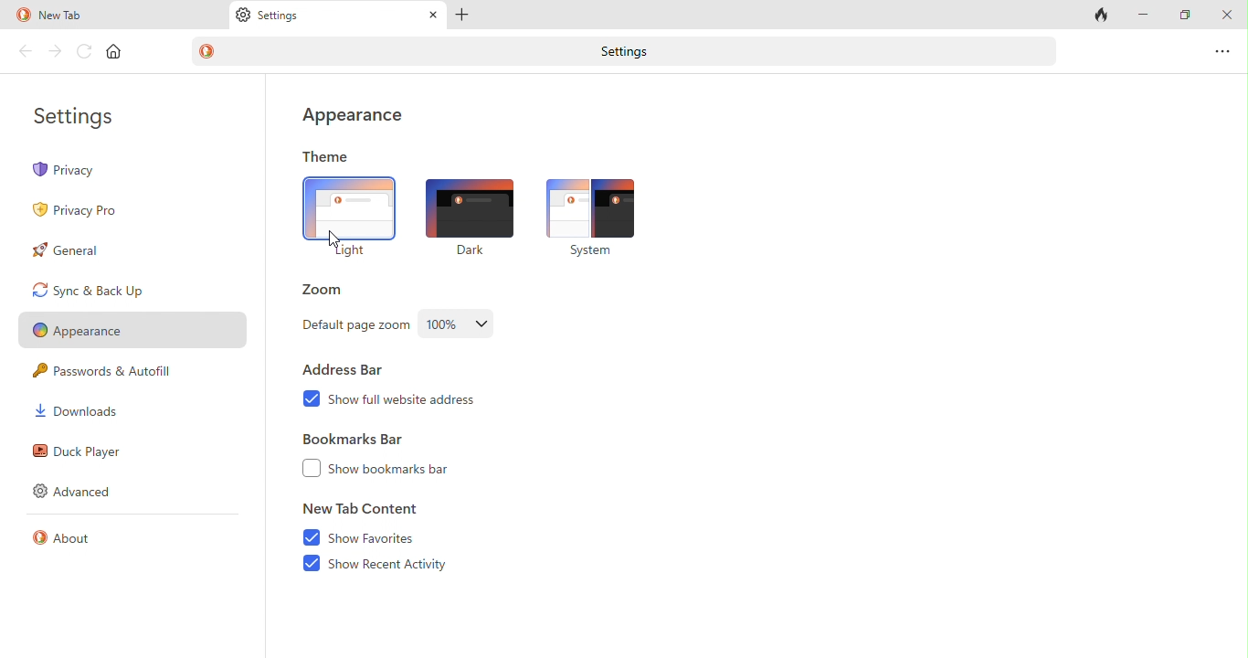 The height and width of the screenshot is (658, 1248). What do you see at coordinates (1226, 14) in the screenshot?
I see `close` at bounding box center [1226, 14].